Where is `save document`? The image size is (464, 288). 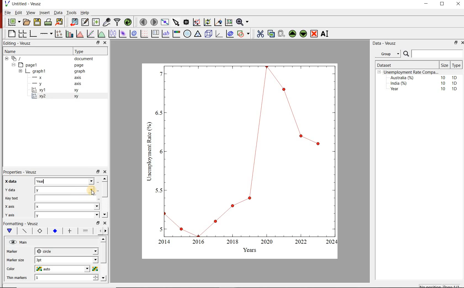
save document is located at coordinates (37, 22).